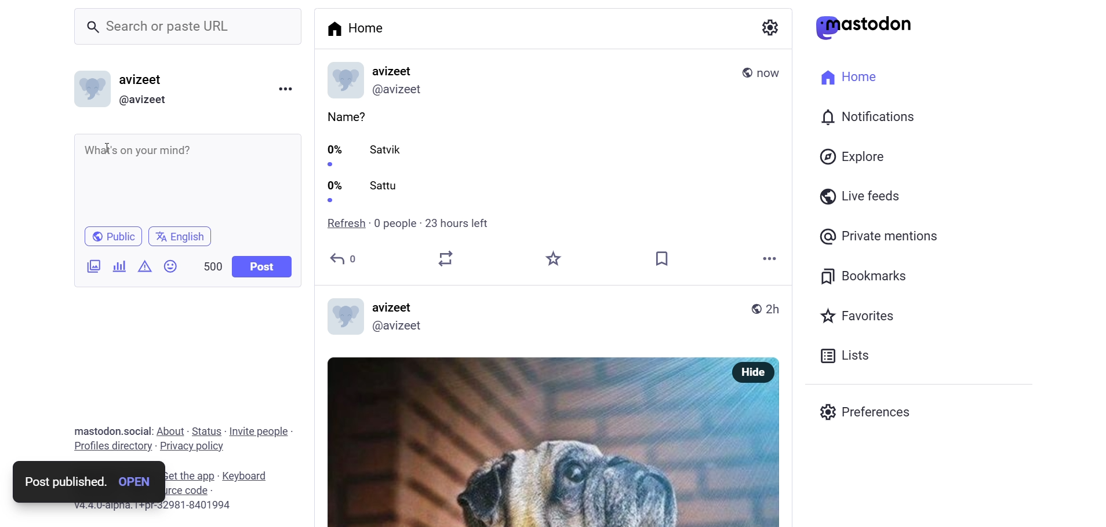 This screenshot has width=1106, height=527. I want to click on invite people, so click(261, 431).